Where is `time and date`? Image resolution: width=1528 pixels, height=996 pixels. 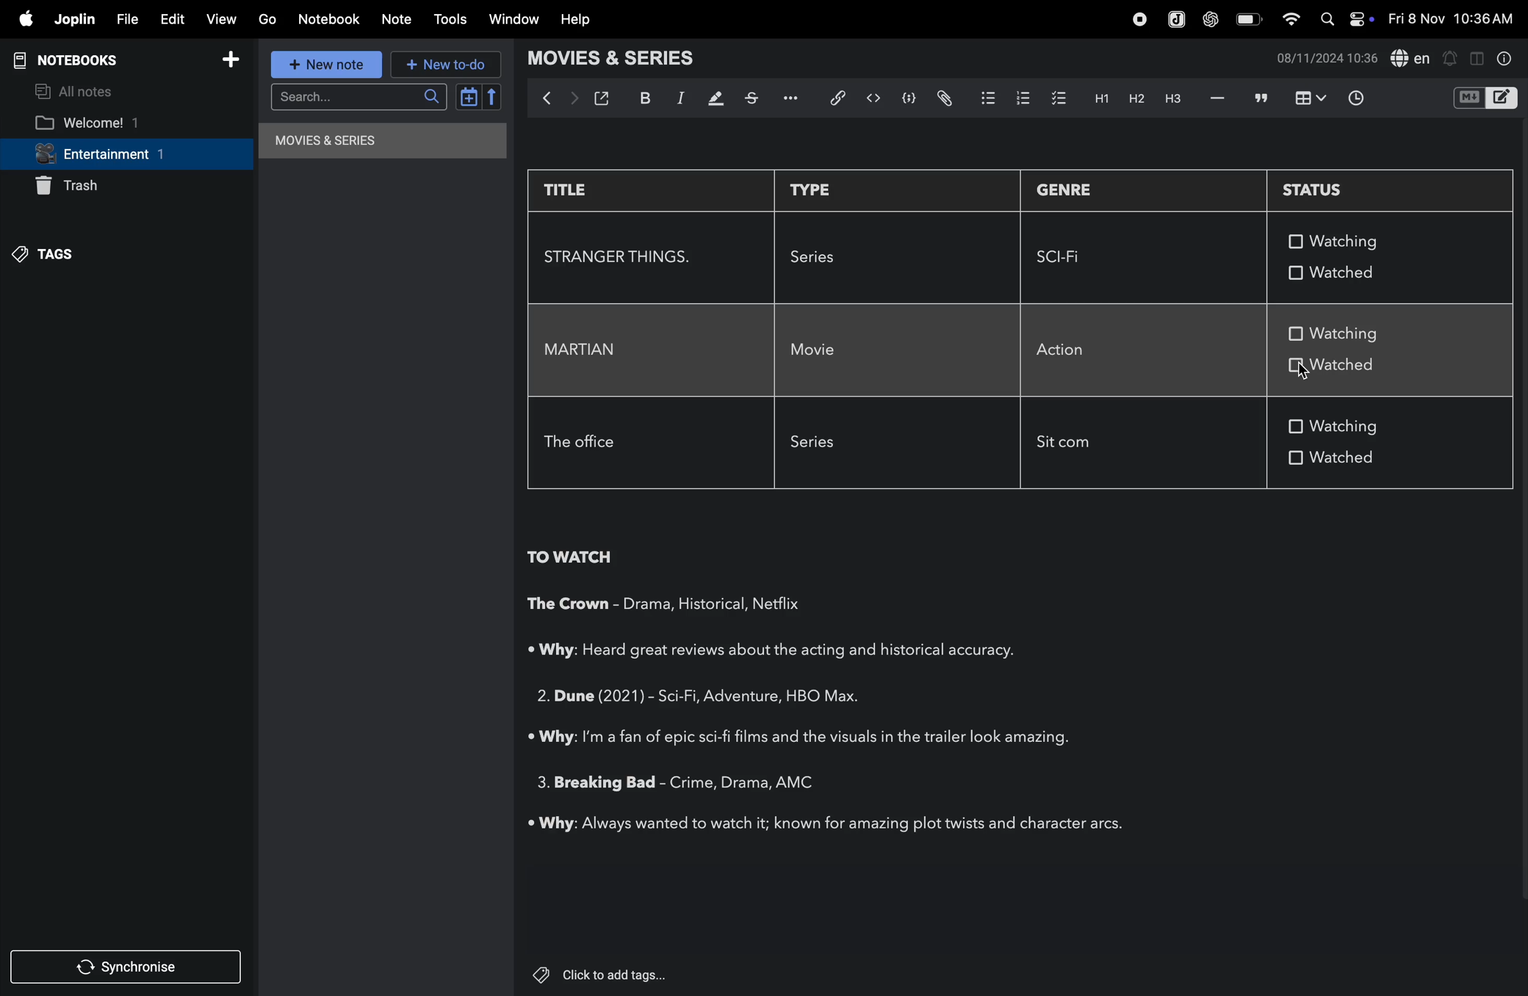 time and date is located at coordinates (1323, 58).